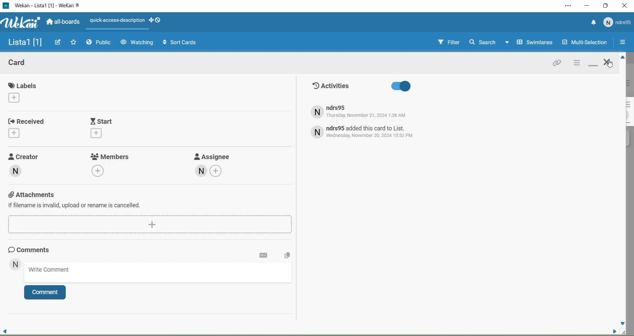  Describe the element at coordinates (621, 58) in the screenshot. I see `move up` at that location.